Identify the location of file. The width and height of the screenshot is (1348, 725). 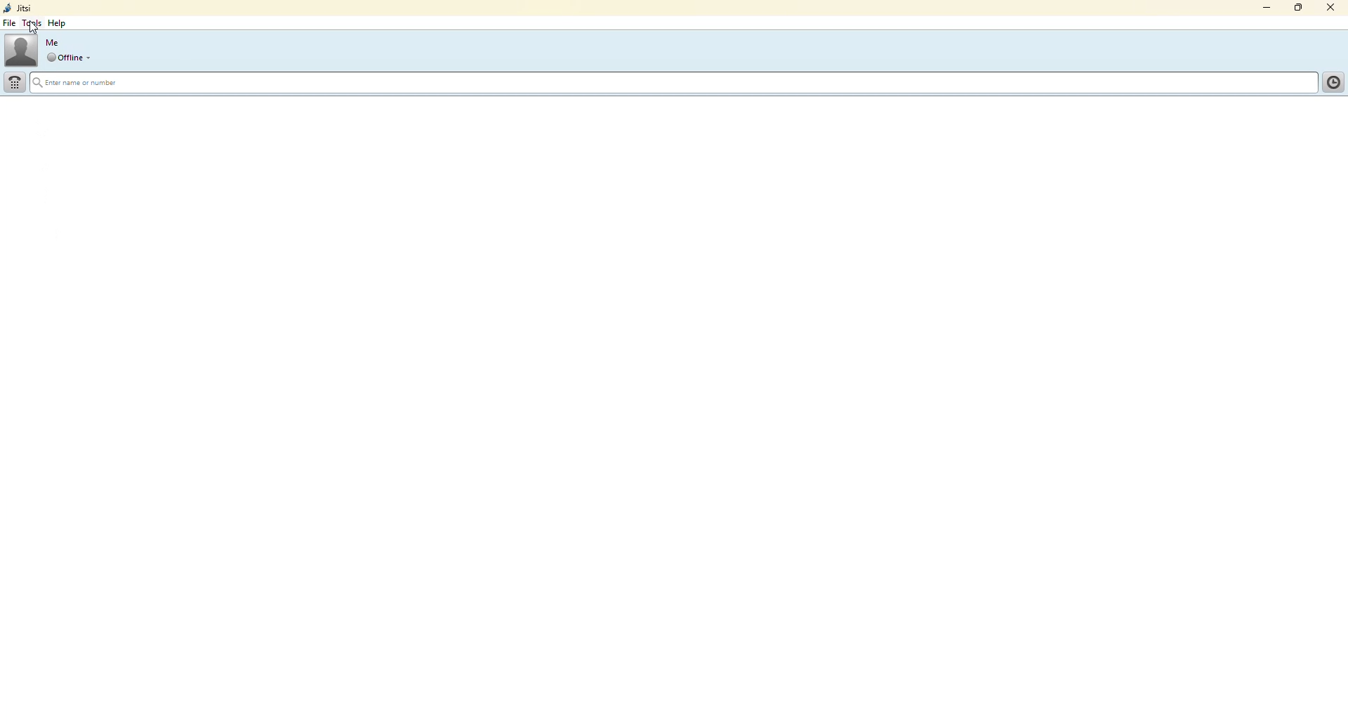
(9, 23).